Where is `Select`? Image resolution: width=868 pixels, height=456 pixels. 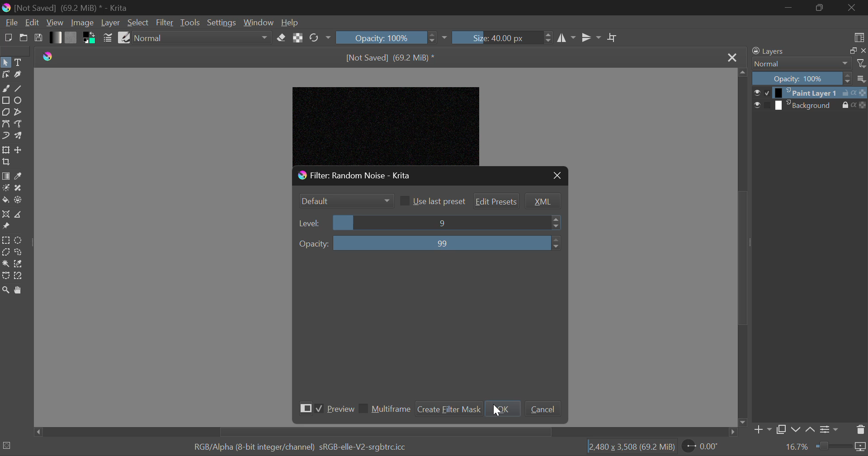 Select is located at coordinates (138, 23).